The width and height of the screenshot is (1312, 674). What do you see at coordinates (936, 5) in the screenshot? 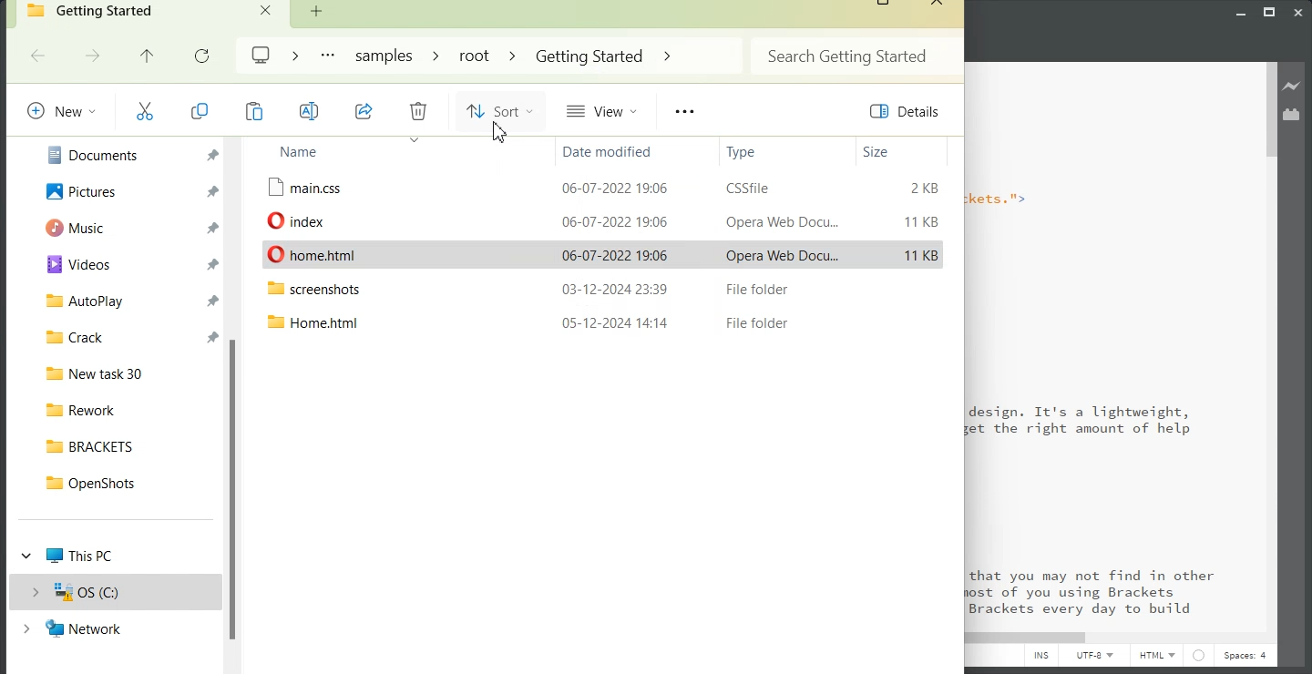
I see `Close` at bounding box center [936, 5].